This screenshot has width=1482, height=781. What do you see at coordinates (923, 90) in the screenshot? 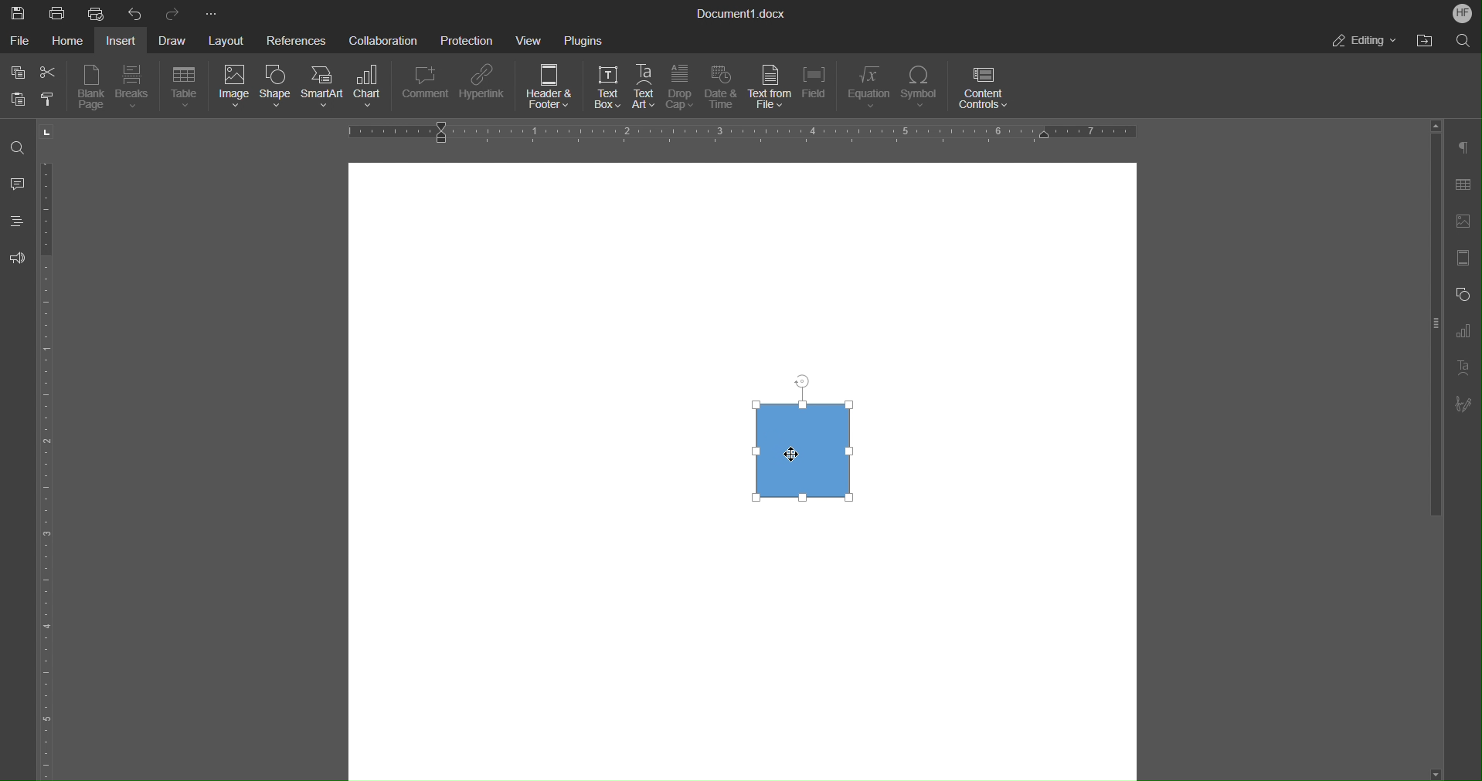
I see `Symbol` at bounding box center [923, 90].